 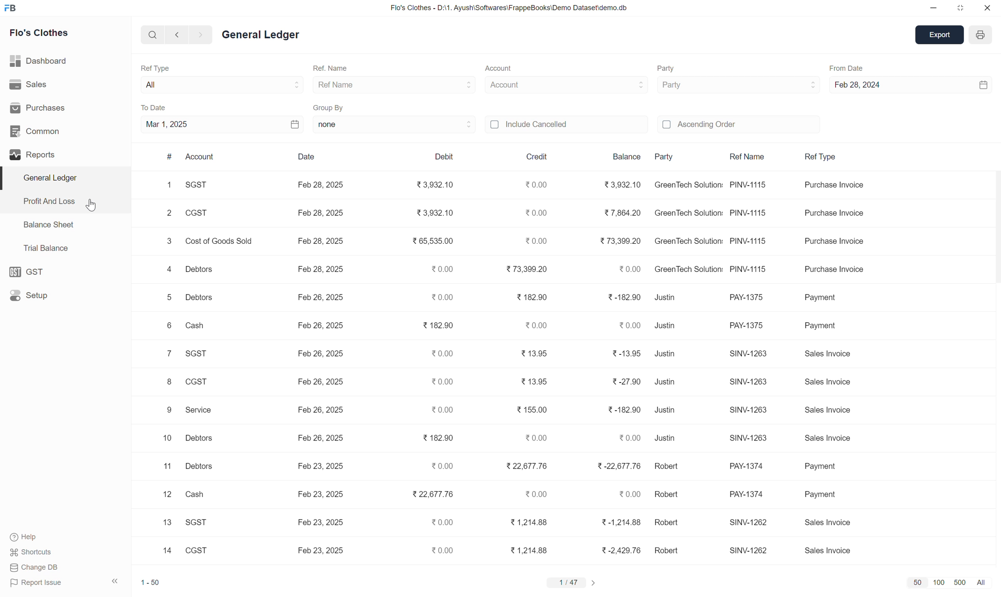 I want to click on Ref Name, so click(x=753, y=159).